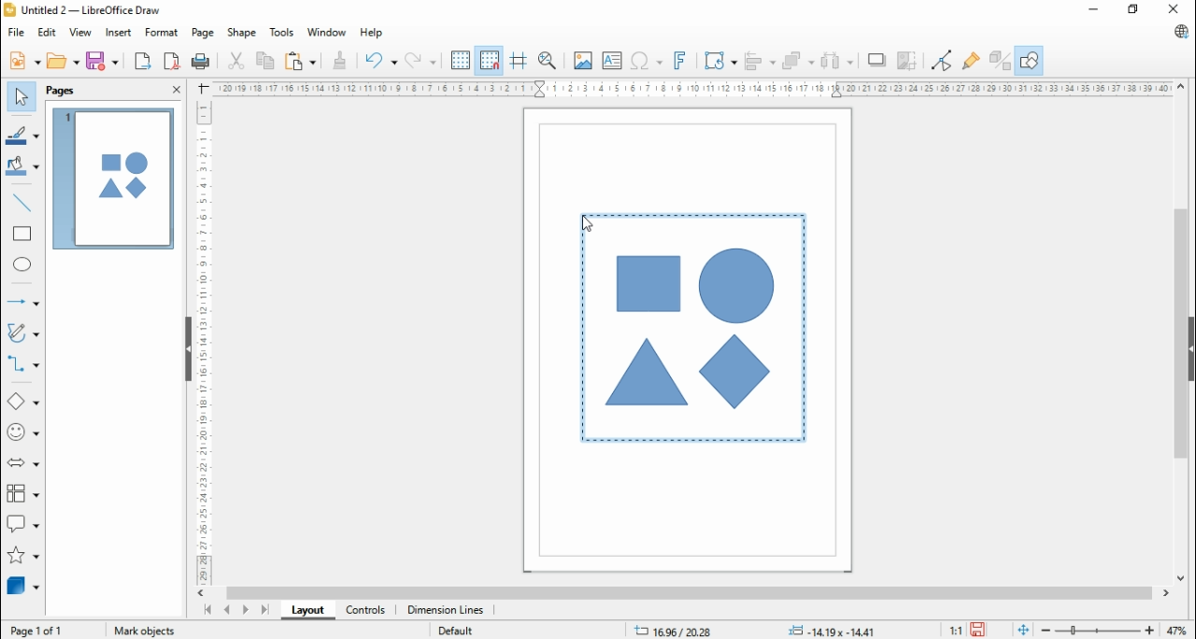 This screenshot has width=1196, height=639. What do you see at coordinates (1133, 9) in the screenshot?
I see `restore` at bounding box center [1133, 9].